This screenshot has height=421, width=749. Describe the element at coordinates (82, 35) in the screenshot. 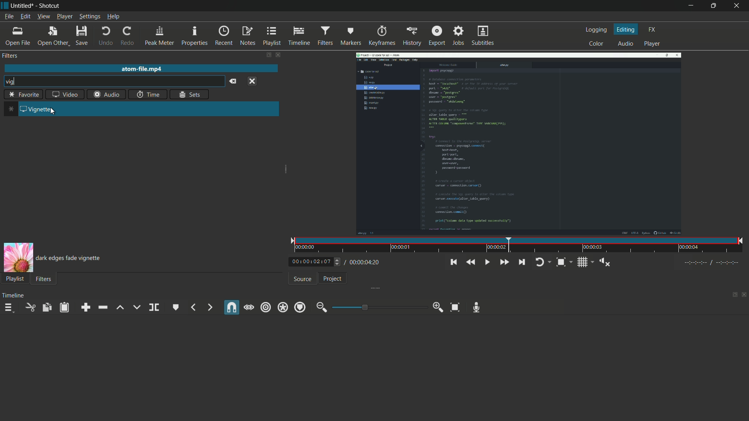

I see `save` at that location.